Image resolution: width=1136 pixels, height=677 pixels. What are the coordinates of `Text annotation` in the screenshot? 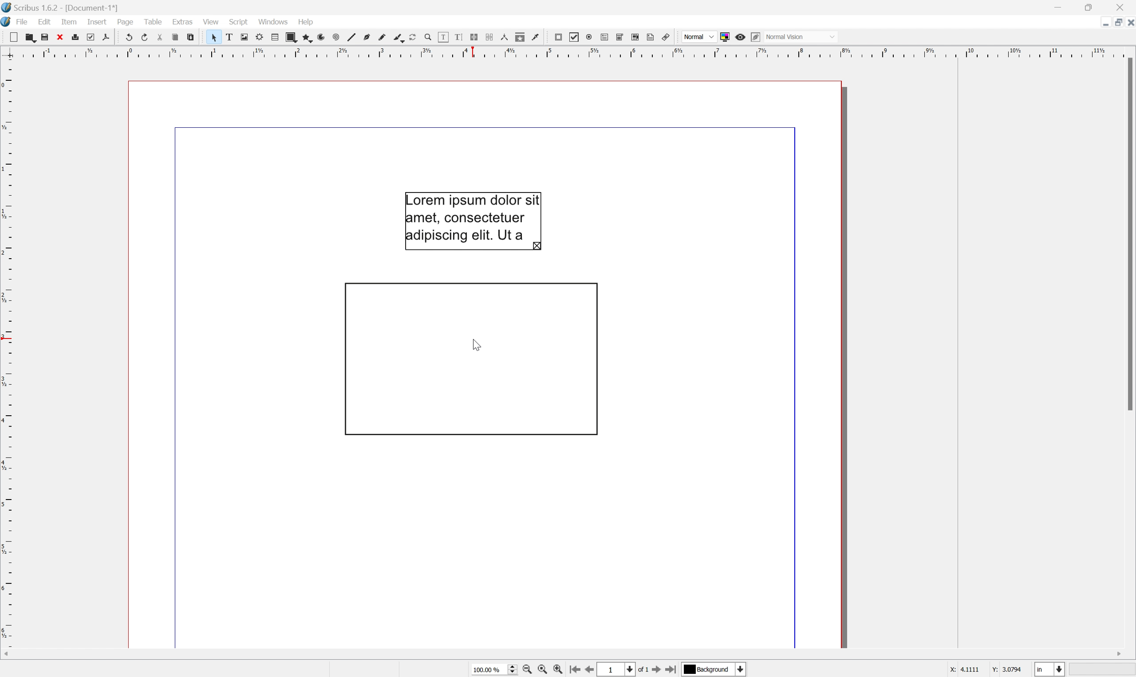 It's located at (652, 37).